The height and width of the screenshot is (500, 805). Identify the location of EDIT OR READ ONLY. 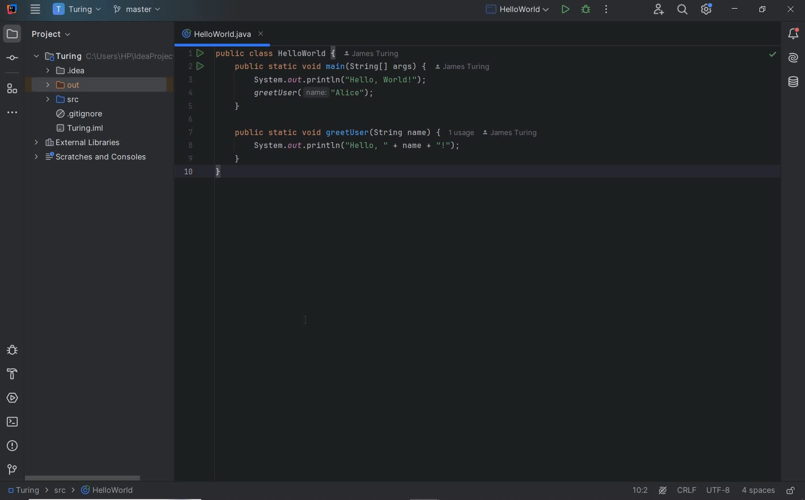
(792, 486).